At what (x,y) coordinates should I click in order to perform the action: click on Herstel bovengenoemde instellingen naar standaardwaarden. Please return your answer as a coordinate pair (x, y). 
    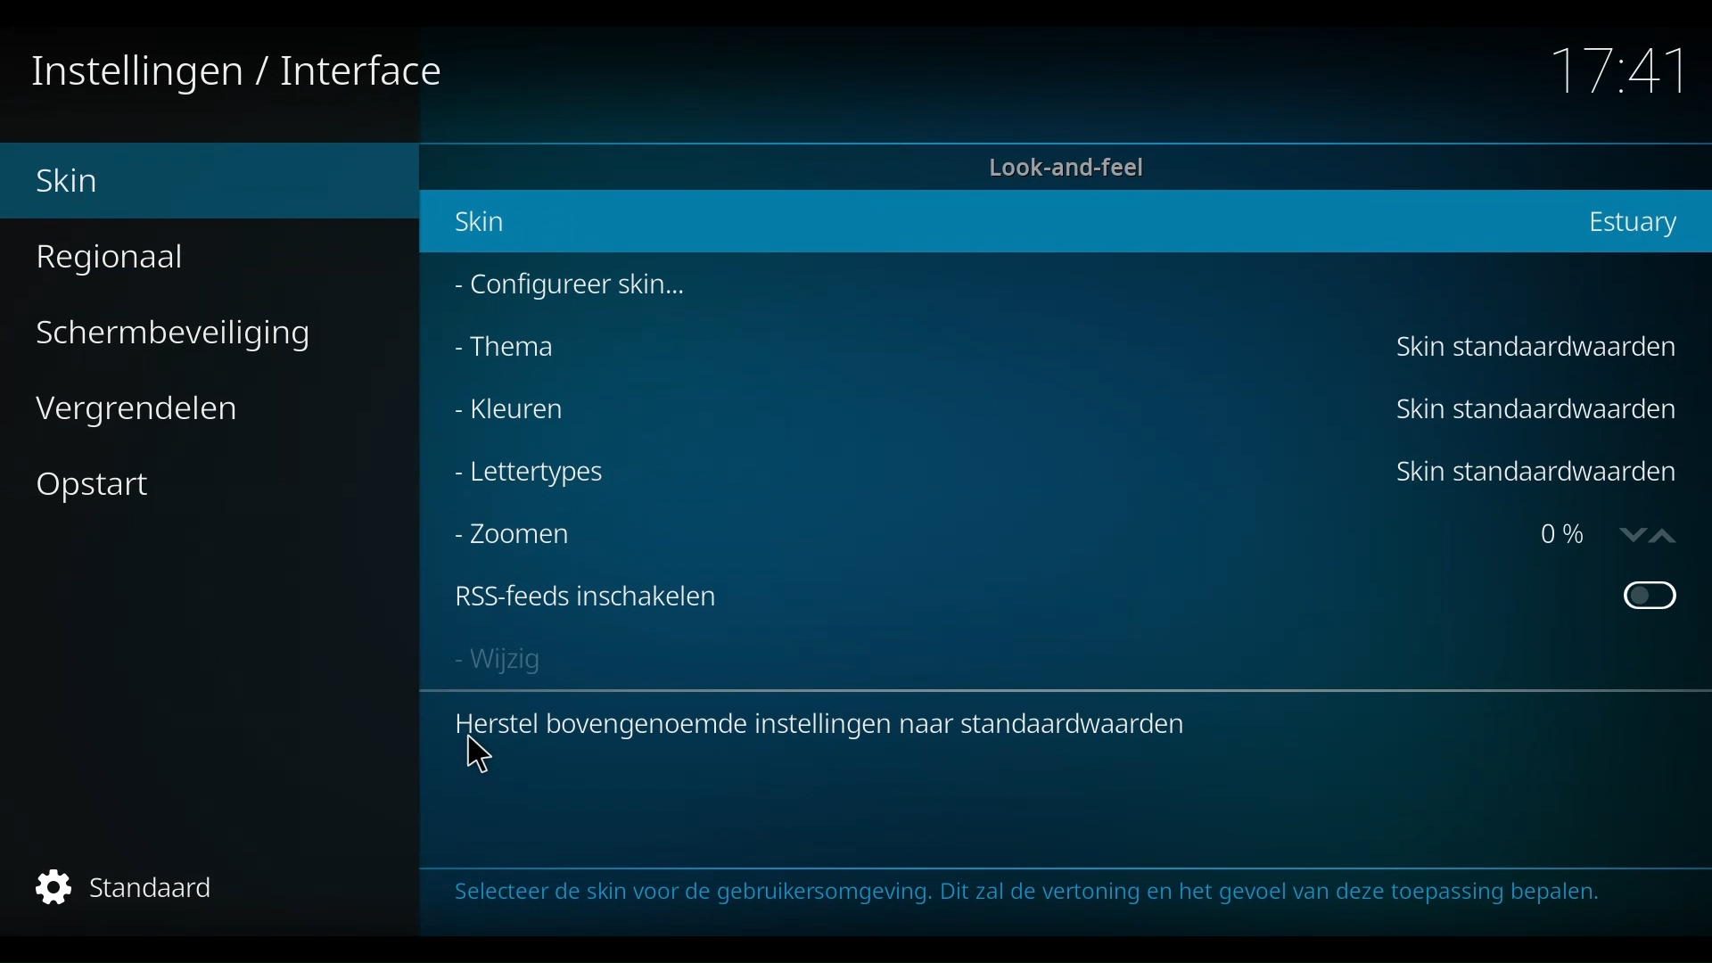
    Looking at the image, I should click on (820, 722).